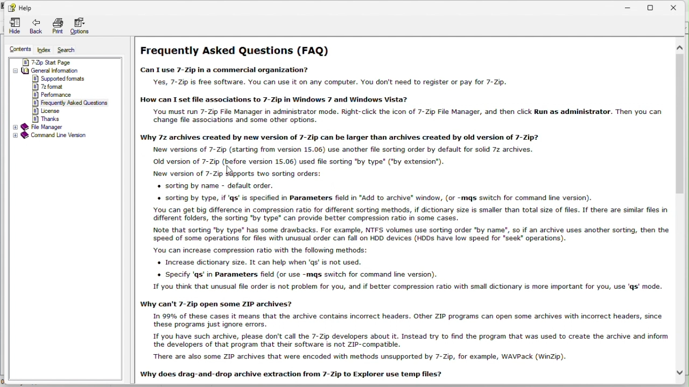 This screenshot has width=689, height=387. I want to click on Frequently Asked Questions (FAQ)
Can I use 7-Zip in a commercial organization?
Yes, 7-Zip is free software. You can use it on any computer. You don't need to register or pay for 7-Zip.
How can I set file associations to 7-Zip in Windows 7 and Windows Vista?
You must run 7-Zip File Manager in administrator mode. Right-click the icon of 7-Zip File Manager, and then click Run as administrator. Then you can
change file associations and some other options.
Why 7z archives created by new version of 7-Zip can be larger than archives created by old version of 7-Zip?
New versions of 7-Zip (starting from version 15.06) use another fle sorting order by default for solid 72 archives.
Old version of 7-Zip (before version 15.06) used file sorting "by type" ("by extension”).
New version of 7-Zip Wipports two sorting orders:
« sorting by name - default order.
« sorting by type, if ‘qs’ is specified in Parameters field in "Add to archive” window, (or -mqs switch for command line version).
You can get big difference in compression ratio for different sorting methods, if dictionary size is smaller than total size of files. If there are similar files in
different folders, the sorting "by type" can provide better compression ratio in some cases.
Note that sorting "by type” has some drawbacks. For example, NTFS volumes use sorting order "by name", so if an archive uses another sorting, then the
speed of some operations for files with unusual order can fall on HDD devices (HDDs have low speed for “seek” operations).
You can increase compression ratio with the following methods:
« Increase dictionary size. It can help when 'qs' is not used.
« Specify 'qs’ in Parameters field (or use -mqs switch for command line version).
1f you think that unusual file order is not problem for you, and if better compression ratio with small dictionary is more important for you, use ‘gs’ mode.
Why can't 7-Zip open some ZIP archives?
In 99% of these cases it means that the archive contains incorrect headers. Other ZIP programs can open some archives with incorrect headers, since
these programs just ignore errors.
1f you have such archive, please don't call the 7-Zip developers about it. Instead try to find the program that was used to create the archive and inform
the developers of that program that their software is not ZIP-compatible.
There are also some ZIP archives that were encoded with methods unsupported by 7-Zip, for example, WAVPack (WinZip).
Why does drag-and-drop archive extraction from 7-Zip to Explorer use temp files?, so click(400, 211).